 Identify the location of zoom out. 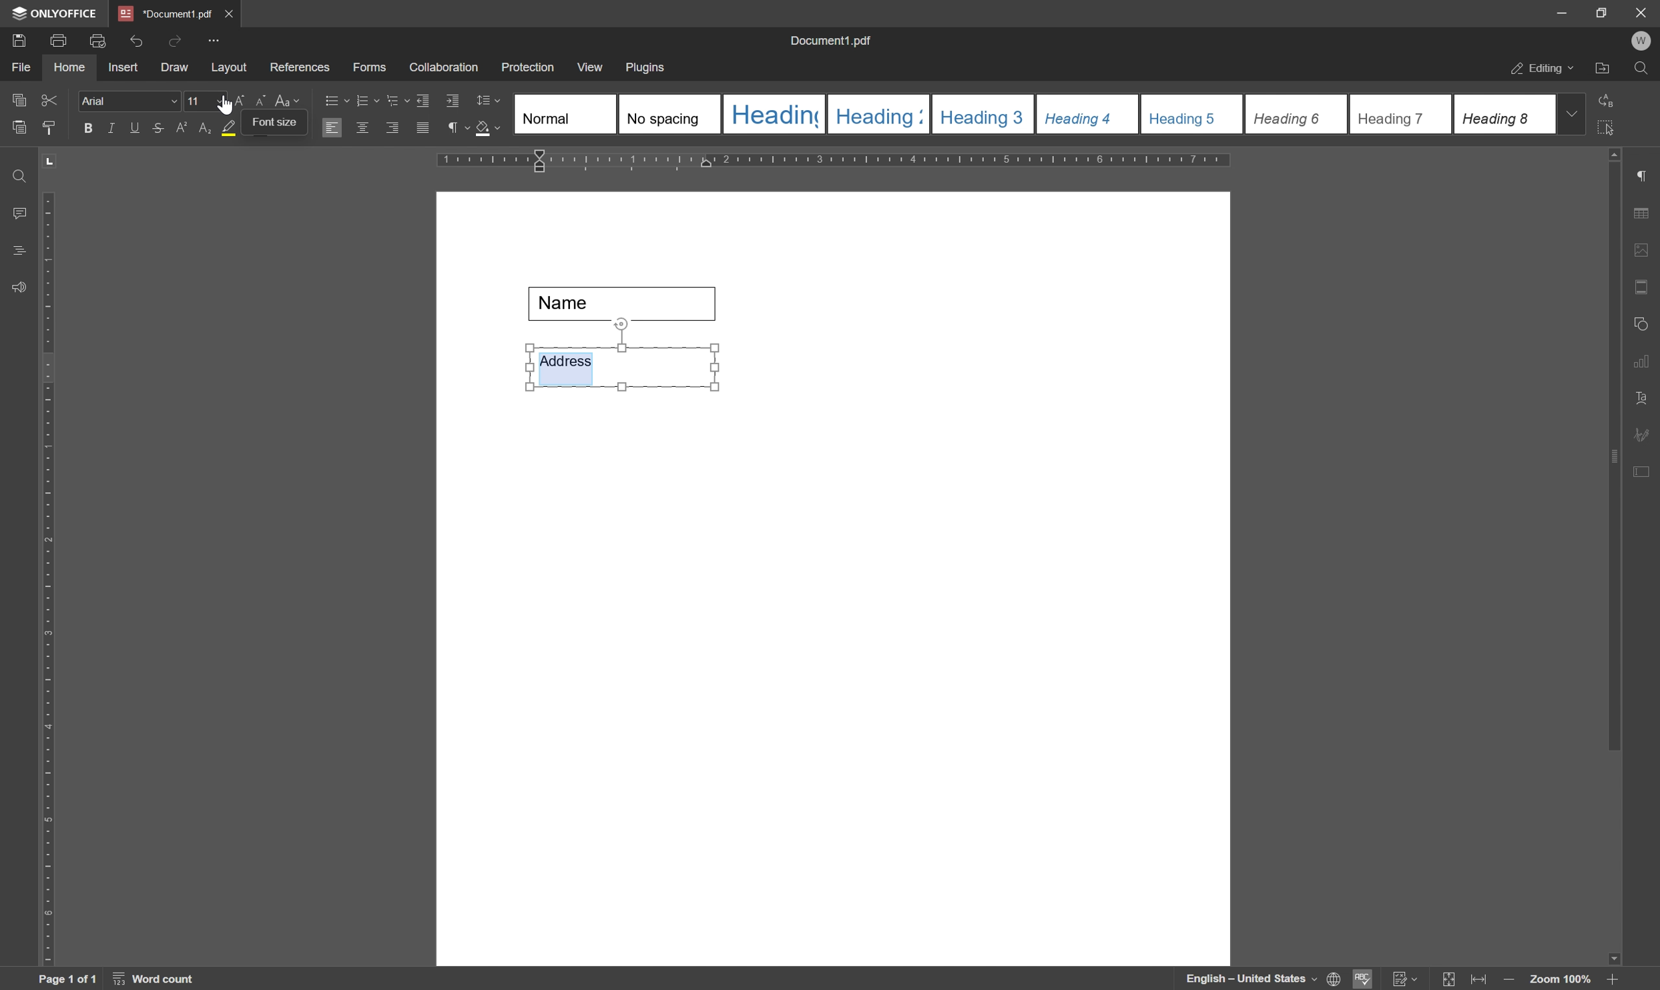
(1512, 981).